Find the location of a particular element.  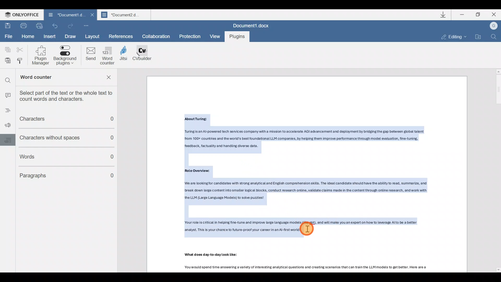

Close is located at coordinates (493, 15).